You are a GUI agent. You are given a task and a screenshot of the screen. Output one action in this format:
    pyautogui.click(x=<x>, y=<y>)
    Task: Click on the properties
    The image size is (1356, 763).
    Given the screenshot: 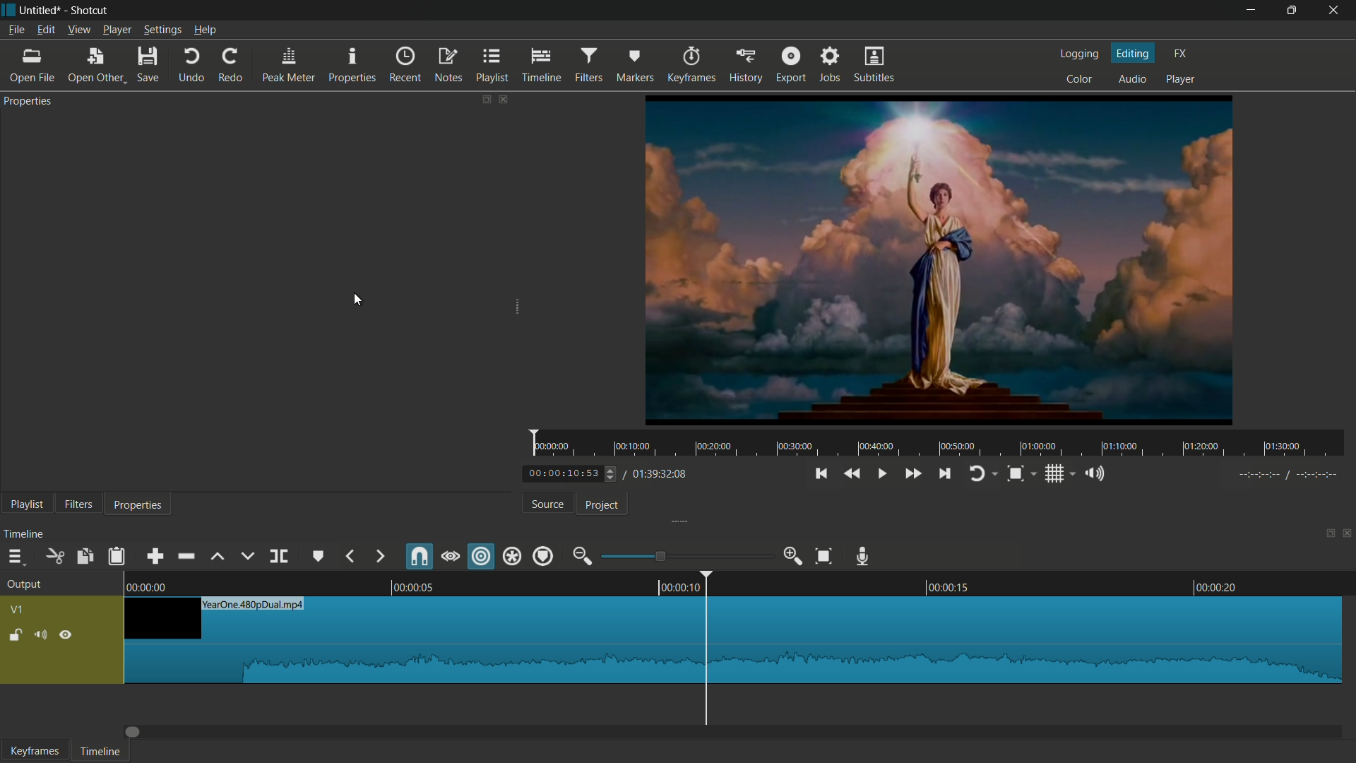 What is the action you would take?
    pyautogui.click(x=354, y=64)
    